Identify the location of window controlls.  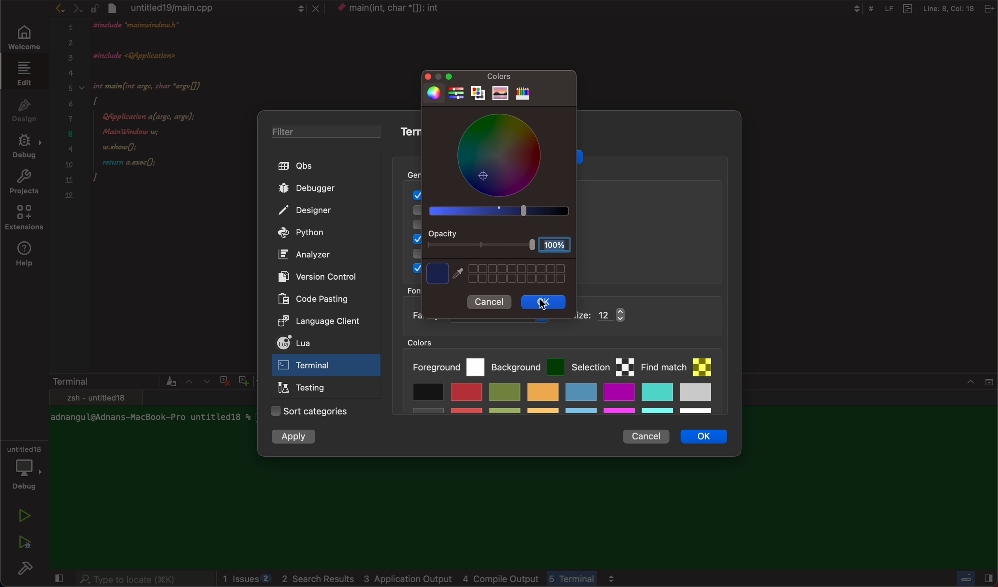
(444, 76).